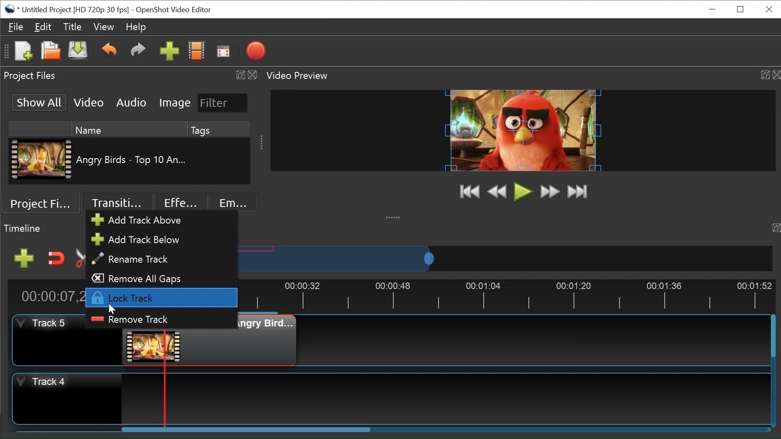  I want to click on Horizontal Scroll bar, so click(246, 429).